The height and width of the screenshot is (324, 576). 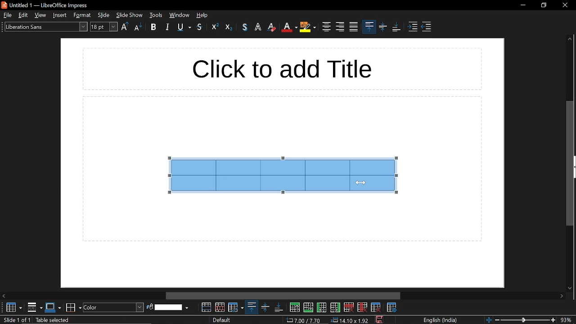 I want to click on Move left, so click(x=4, y=296).